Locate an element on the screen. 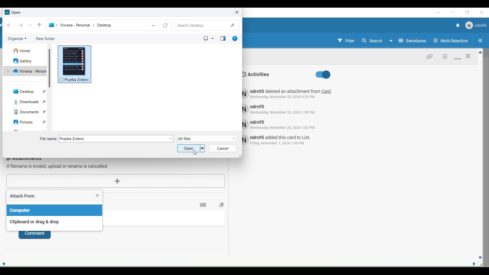 This screenshot has height=275, width=489. More options is located at coordinates (154, 25).